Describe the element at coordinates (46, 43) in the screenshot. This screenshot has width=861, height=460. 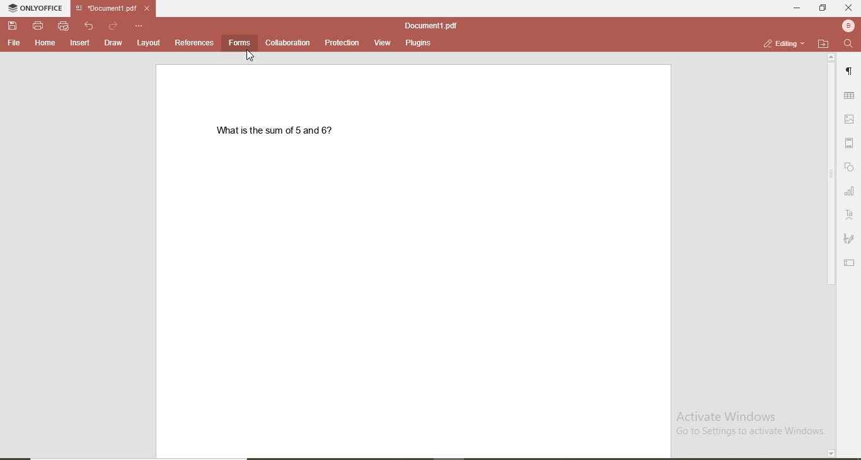
I see `home` at that location.